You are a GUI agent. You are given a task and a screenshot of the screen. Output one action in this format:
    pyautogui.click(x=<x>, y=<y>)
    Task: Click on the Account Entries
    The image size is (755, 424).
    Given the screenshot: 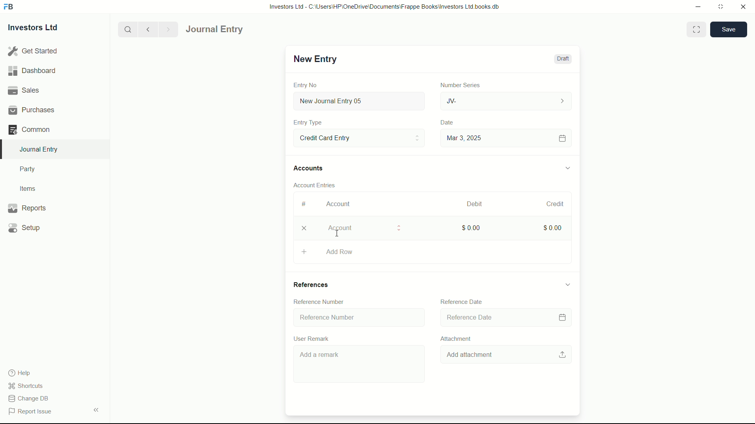 What is the action you would take?
    pyautogui.click(x=318, y=184)
    